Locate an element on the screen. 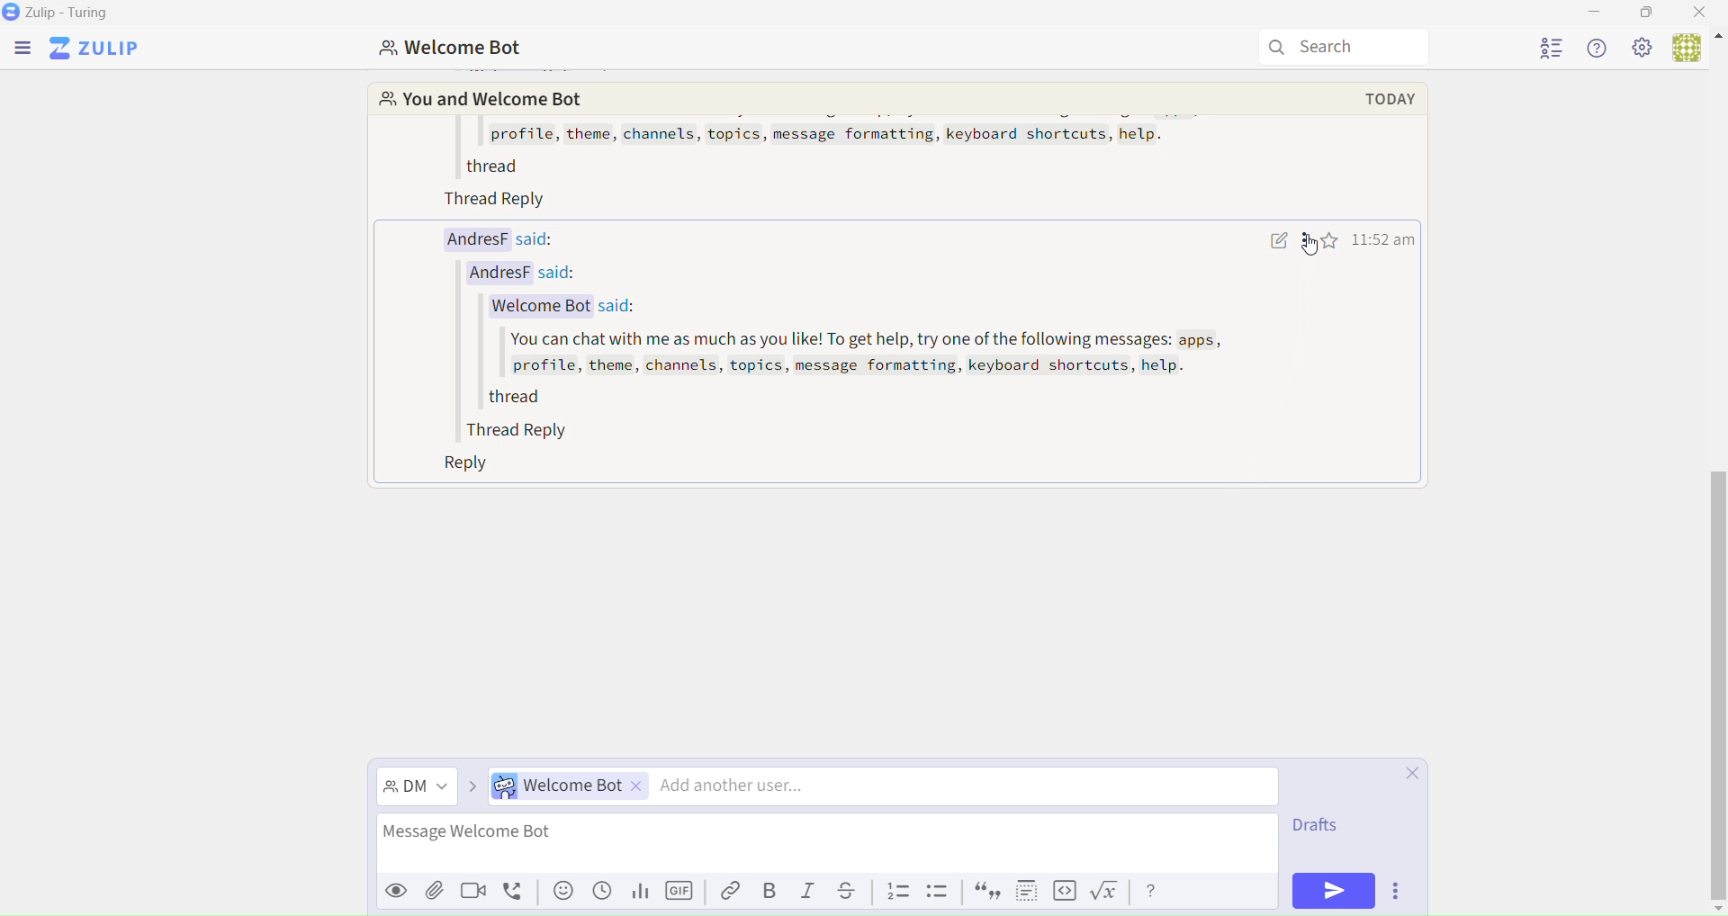 This screenshot has width=1728, height=916. voicecall is located at coordinates (517, 894).